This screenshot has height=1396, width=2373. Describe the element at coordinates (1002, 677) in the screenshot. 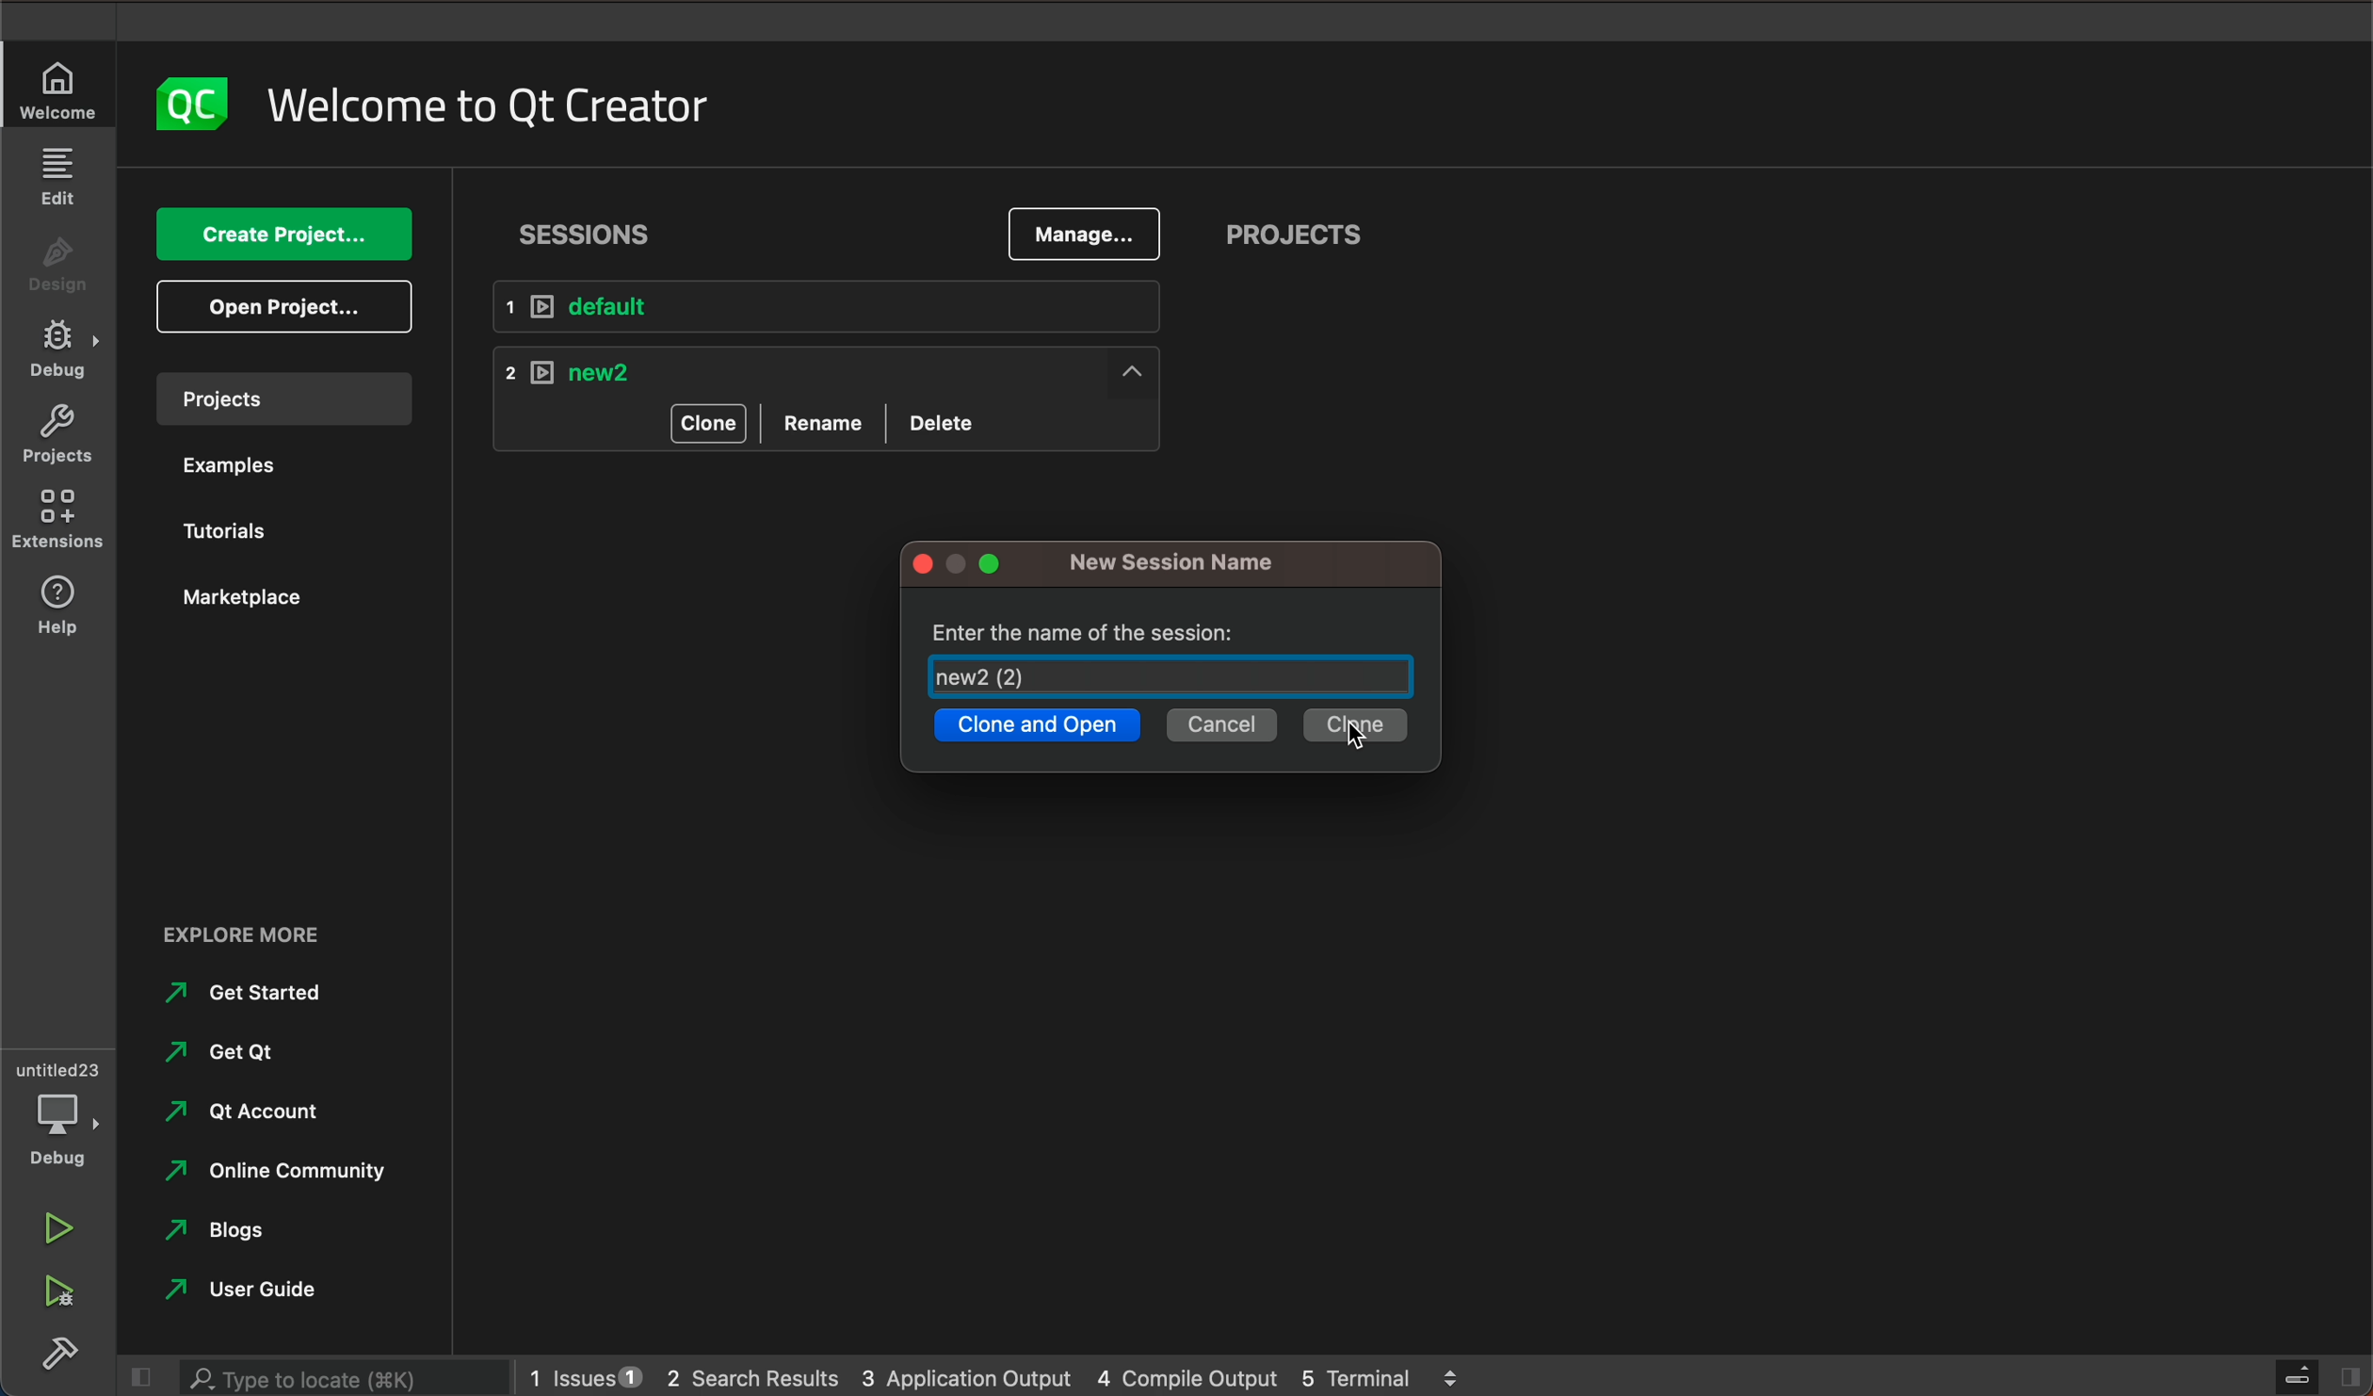

I see `new2(2)` at that location.